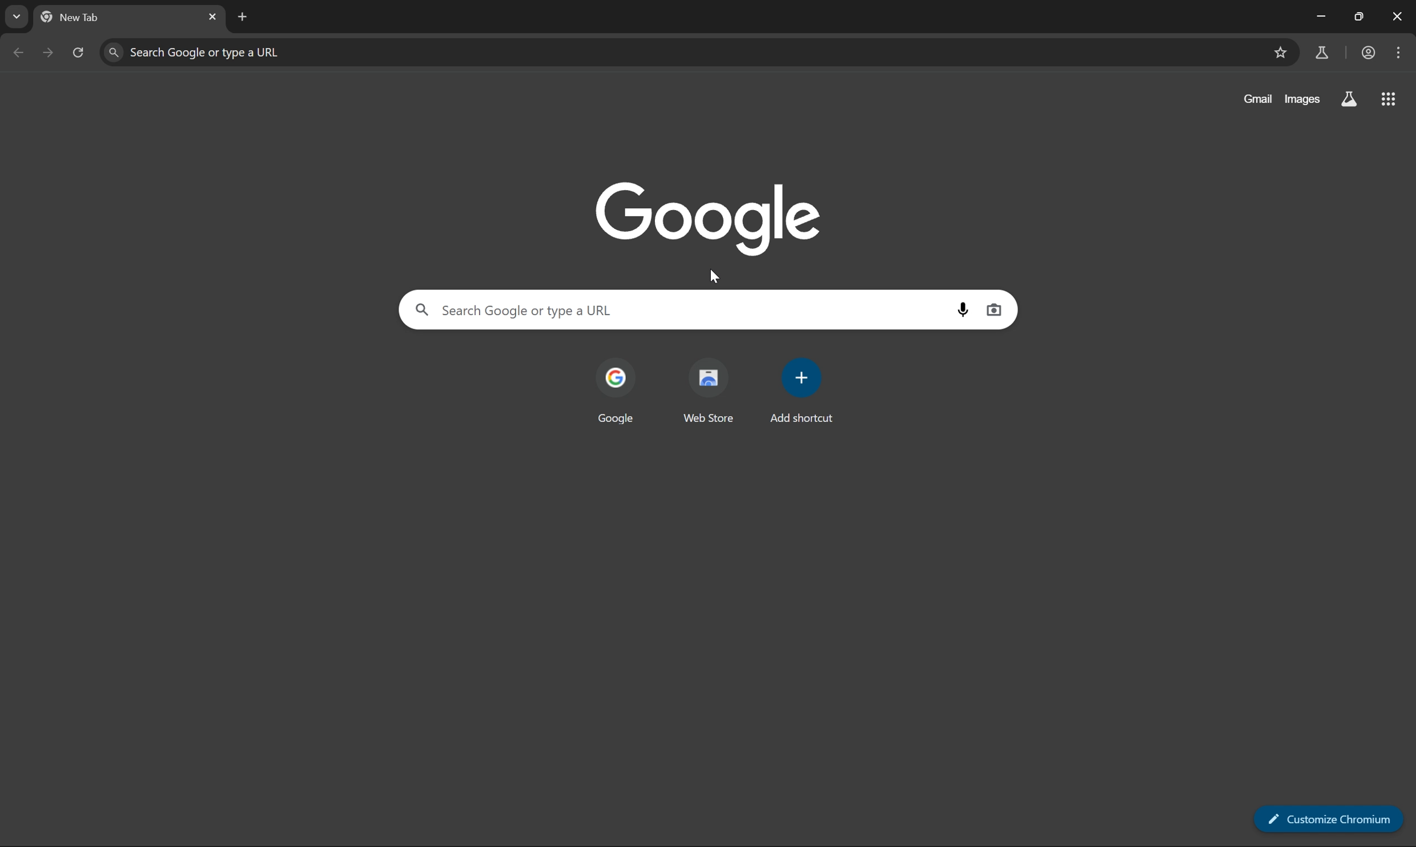 This screenshot has width=1416, height=847. What do you see at coordinates (1400, 51) in the screenshot?
I see `customize and control chromium` at bounding box center [1400, 51].